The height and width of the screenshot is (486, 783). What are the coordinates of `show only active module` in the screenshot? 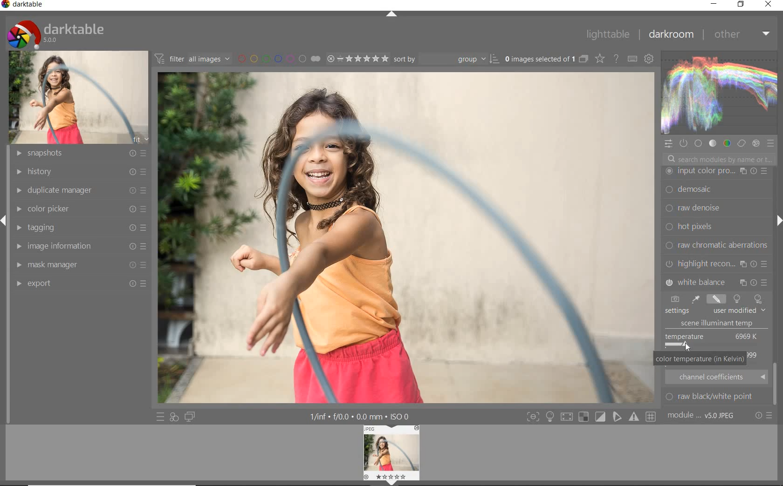 It's located at (684, 144).